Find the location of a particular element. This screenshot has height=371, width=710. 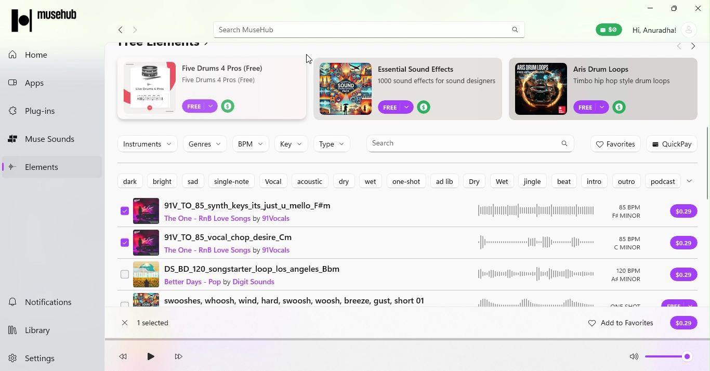

One shot is located at coordinates (406, 181).